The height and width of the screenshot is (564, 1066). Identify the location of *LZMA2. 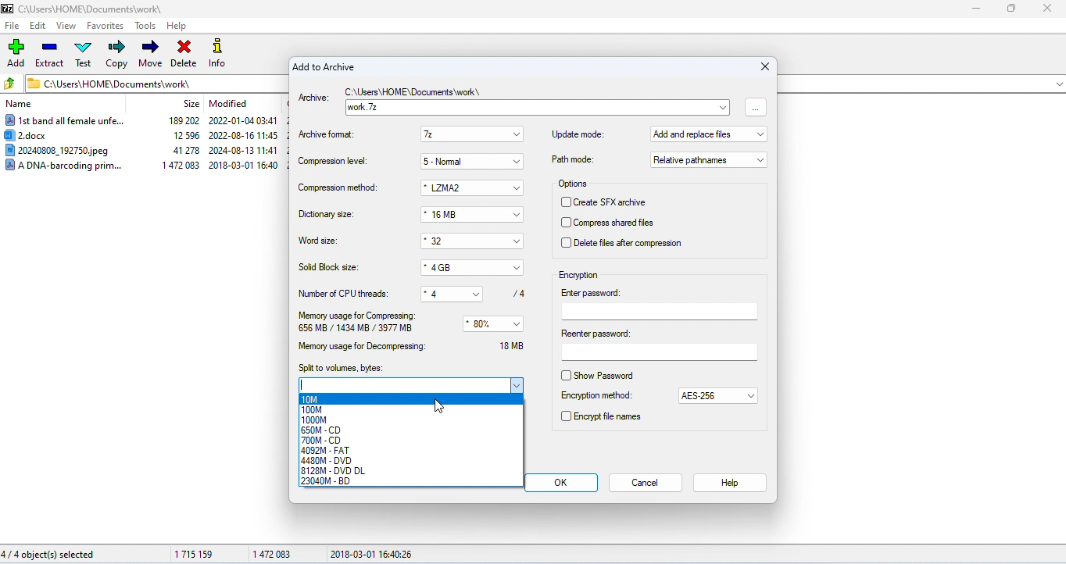
(460, 188).